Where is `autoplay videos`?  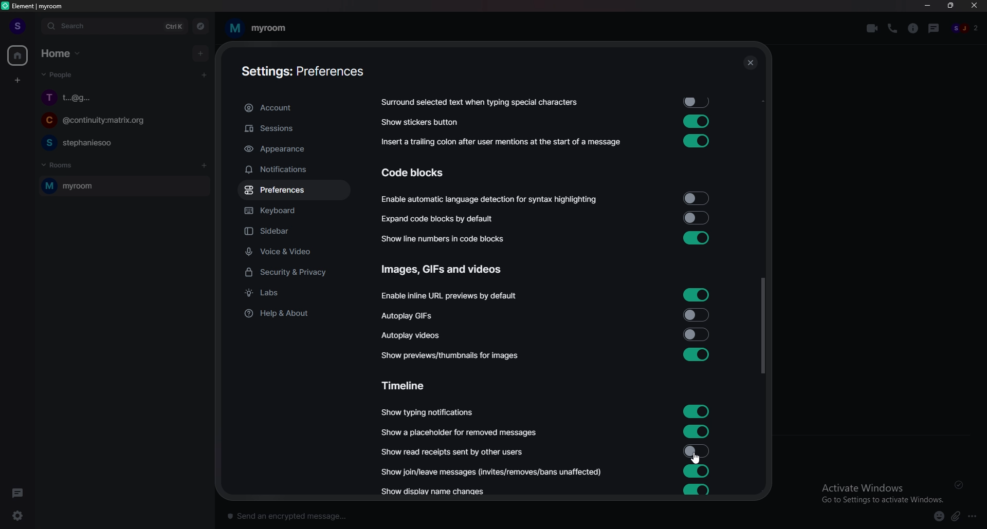
autoplay videos is located at coordinates (411, 334).